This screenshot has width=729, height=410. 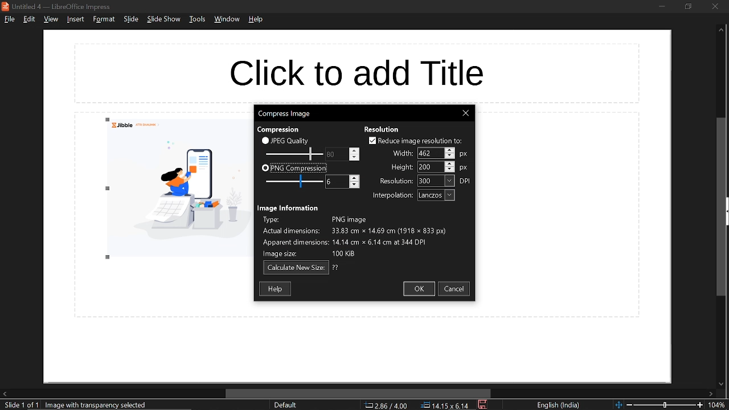 What do you see at coordinates (30, 19) in the screenshot?
I see `edit` at bounding box center [30, 19].